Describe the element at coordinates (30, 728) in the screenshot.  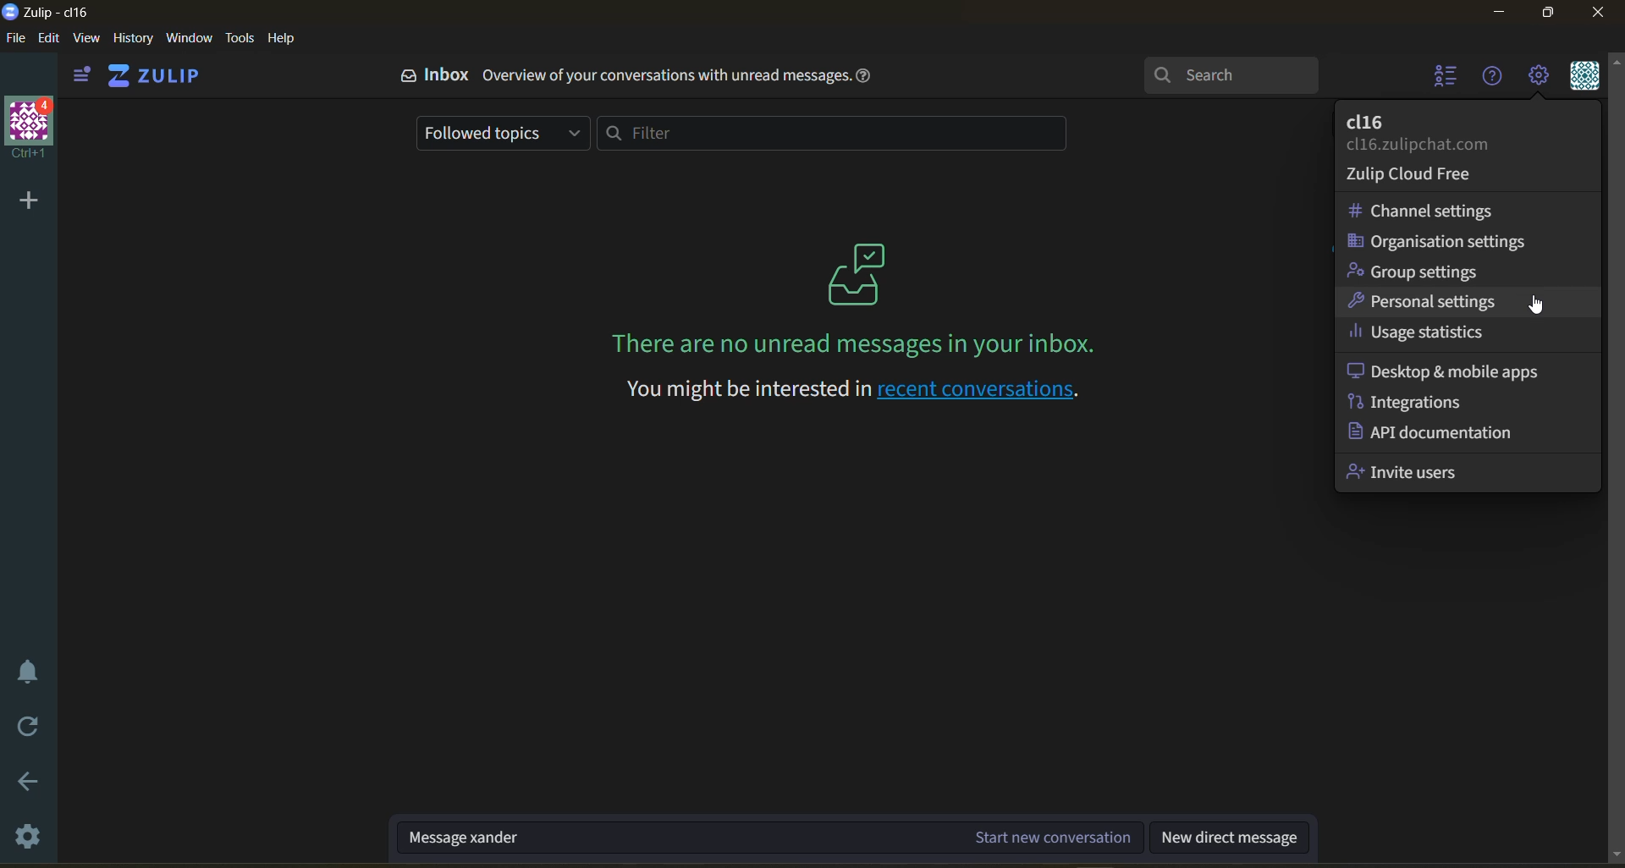
I see `reload` at that location.